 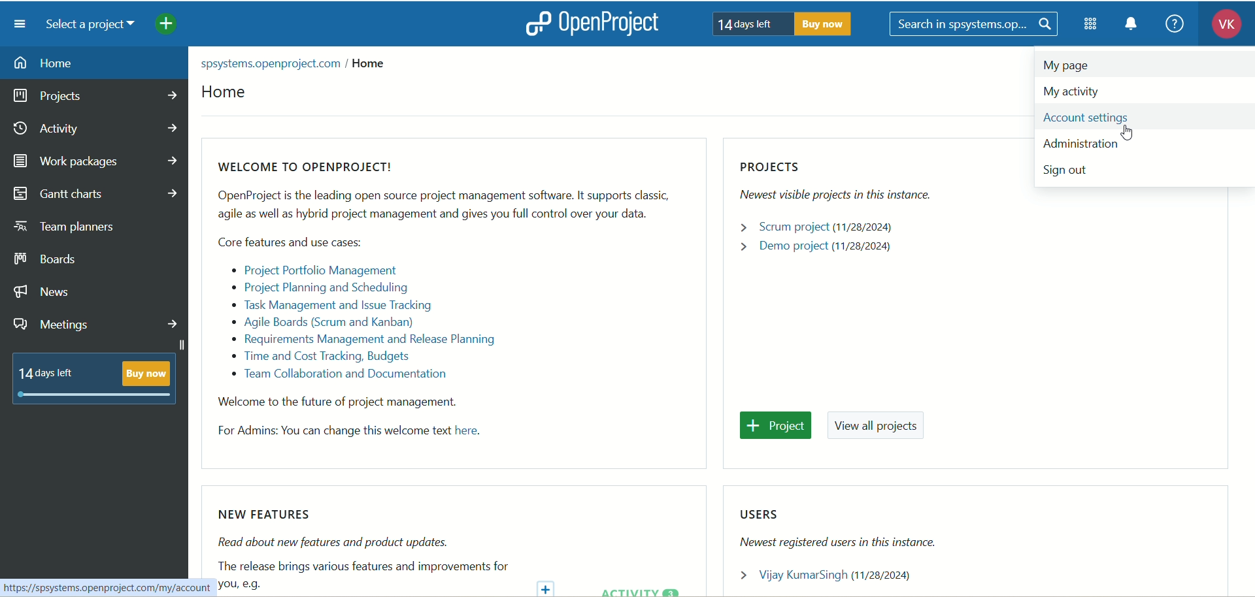 What do you see at coordinates (1221, 26) in the screenshot?
I see `account` at bounding box center [1221, 26].